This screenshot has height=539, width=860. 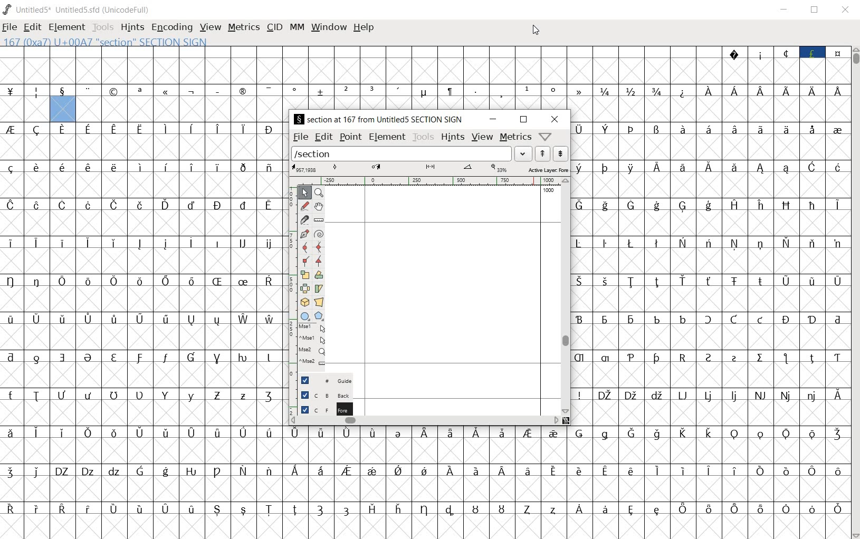 What do you see at coordinates (566, 294) in the screenshot?
I see `scrollbar` at bounding box center [566, 294].